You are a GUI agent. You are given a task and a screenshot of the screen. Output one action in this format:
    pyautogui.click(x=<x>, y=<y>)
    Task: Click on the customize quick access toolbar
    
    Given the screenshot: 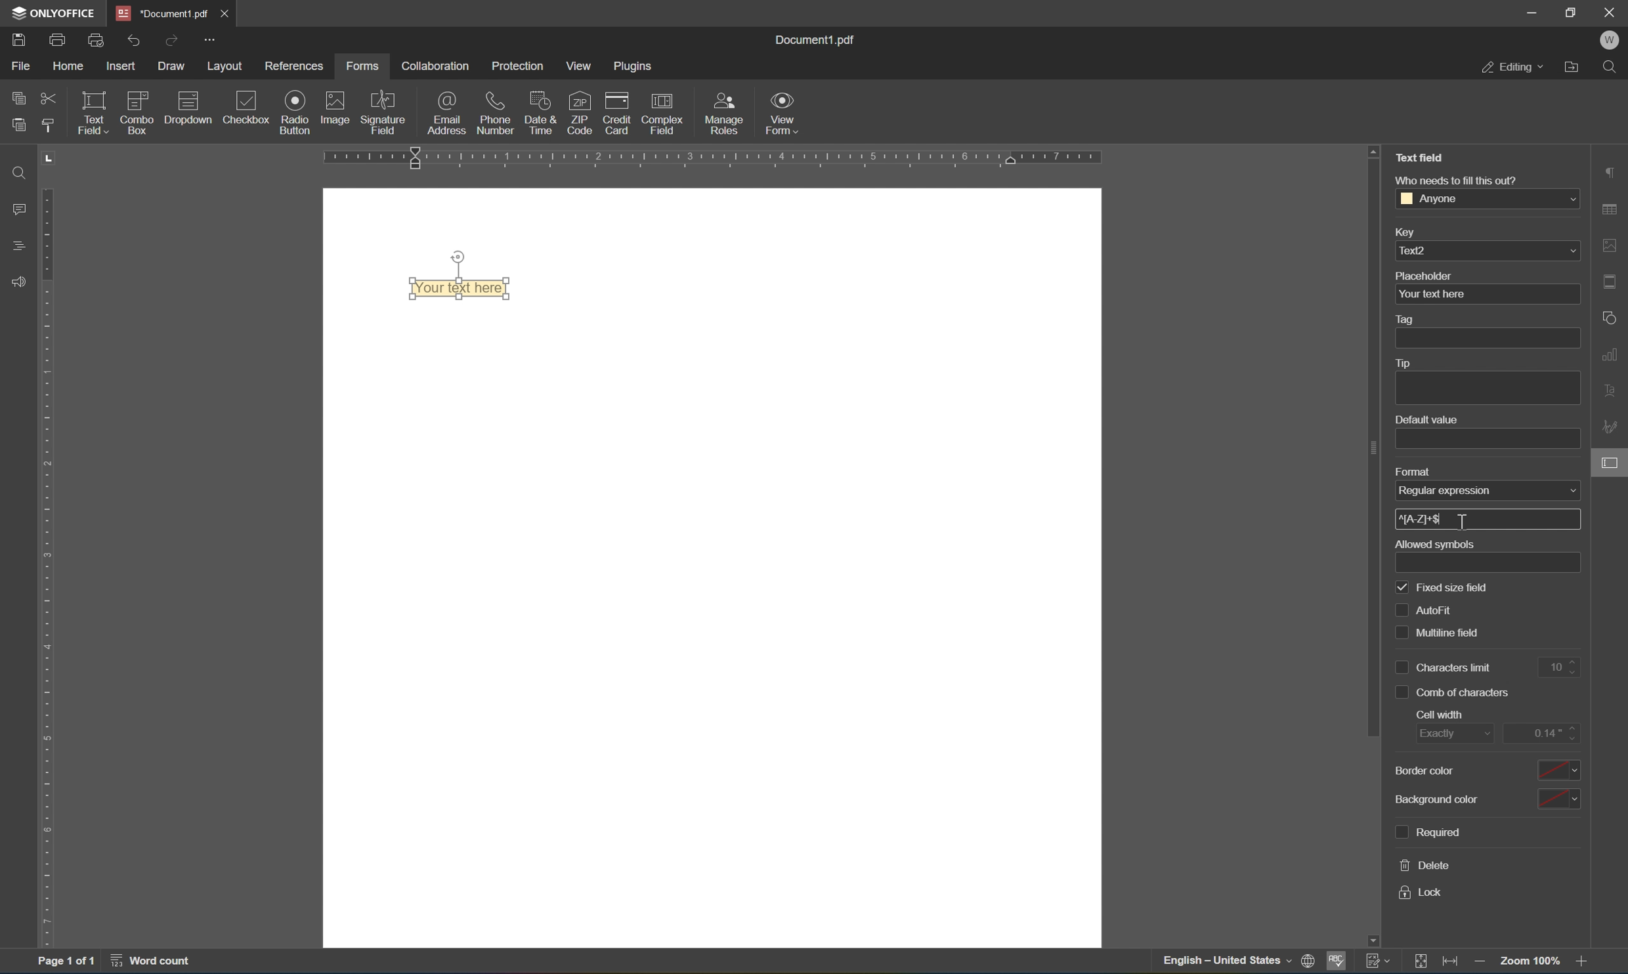 What is the action you would take?
    pyautogui.click(x=211, y=36)
    